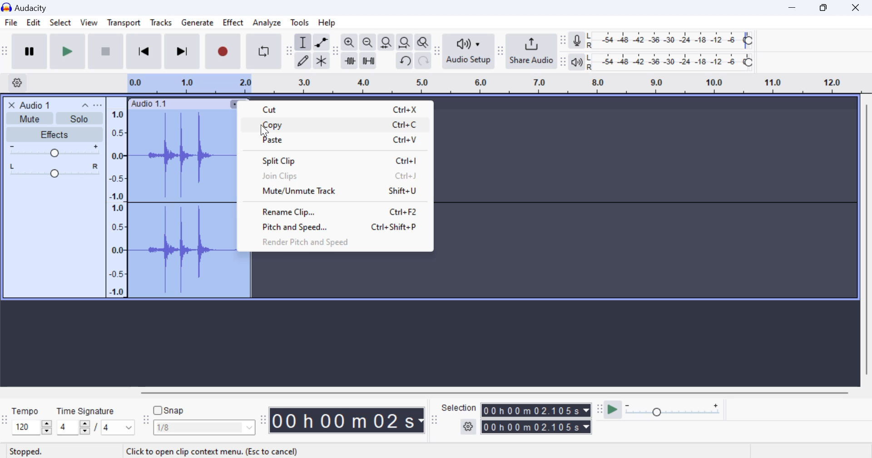 Image resolution: width=872 pixels, height=458 pixels. Describe the element at coordinates (349, 420) in the screenshot. I see `Clip Length` at that location.